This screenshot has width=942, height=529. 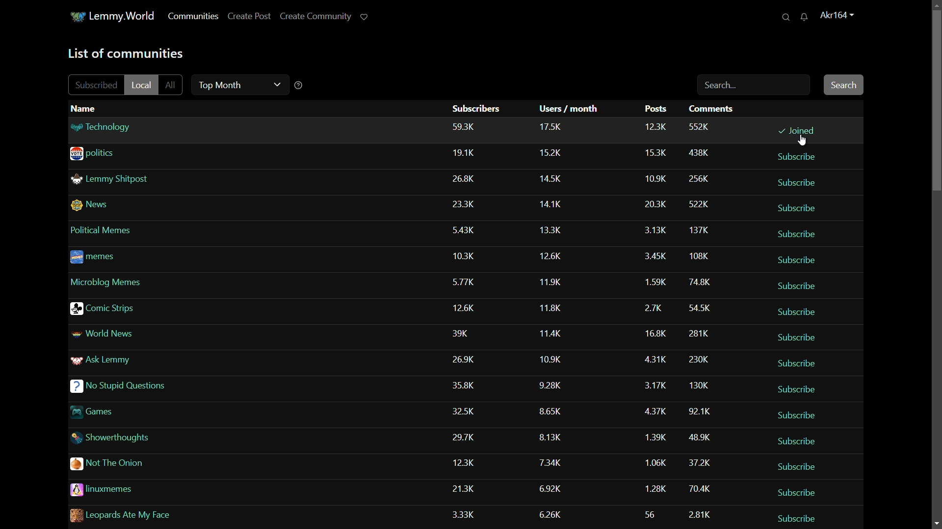 I want to click on vertical scroll bar, so click(x=935, y=87).